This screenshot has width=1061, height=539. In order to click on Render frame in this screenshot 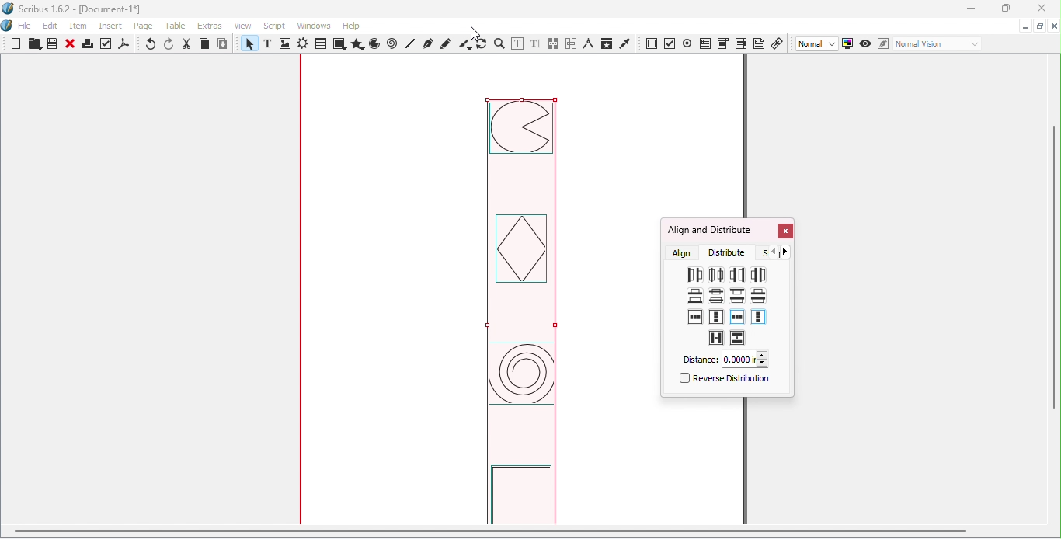, I will do `click(303, 45)`.